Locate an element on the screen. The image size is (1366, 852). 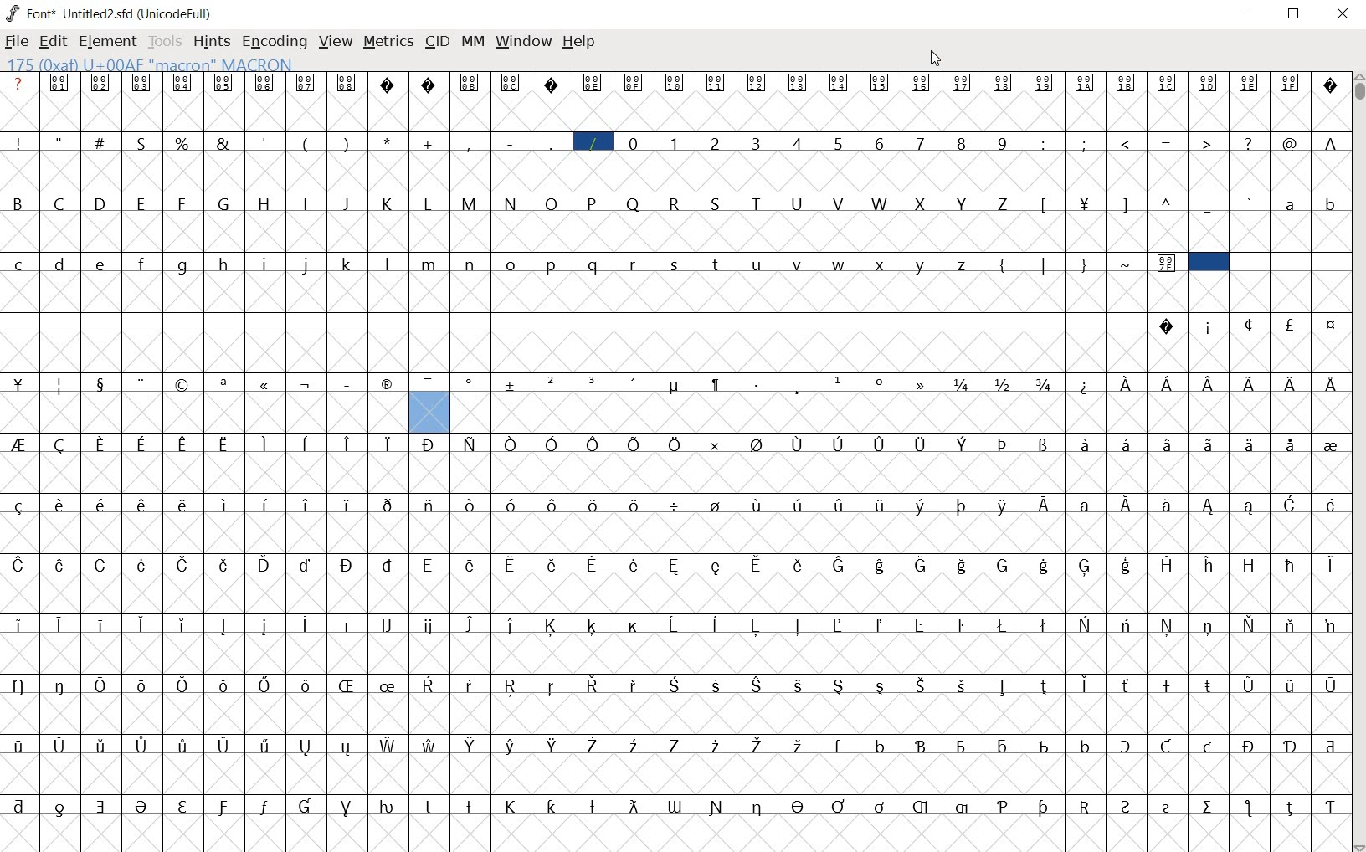
> is located at coordinates (1209, 142).